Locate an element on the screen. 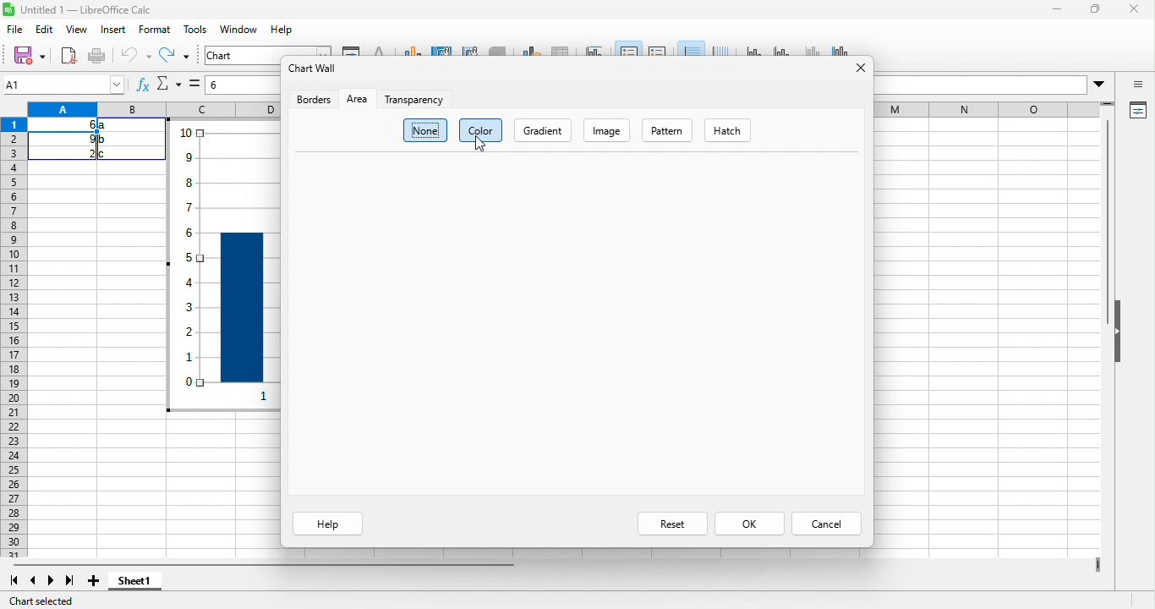  sidebar open or close is located at coordinates (1139, 85).